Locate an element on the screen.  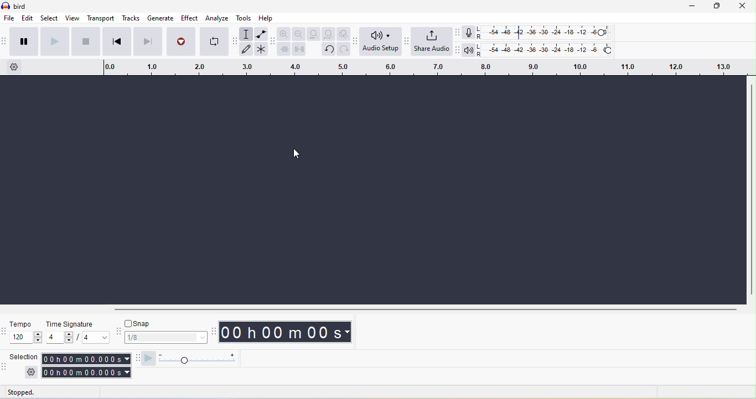
audacity play at speed toolbar is located at coordinates (149, 358).